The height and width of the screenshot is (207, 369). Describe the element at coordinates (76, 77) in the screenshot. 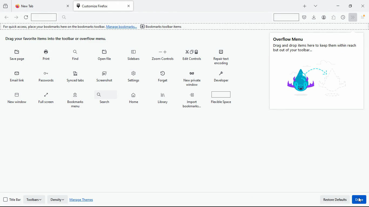

I see `passwords` at that location.